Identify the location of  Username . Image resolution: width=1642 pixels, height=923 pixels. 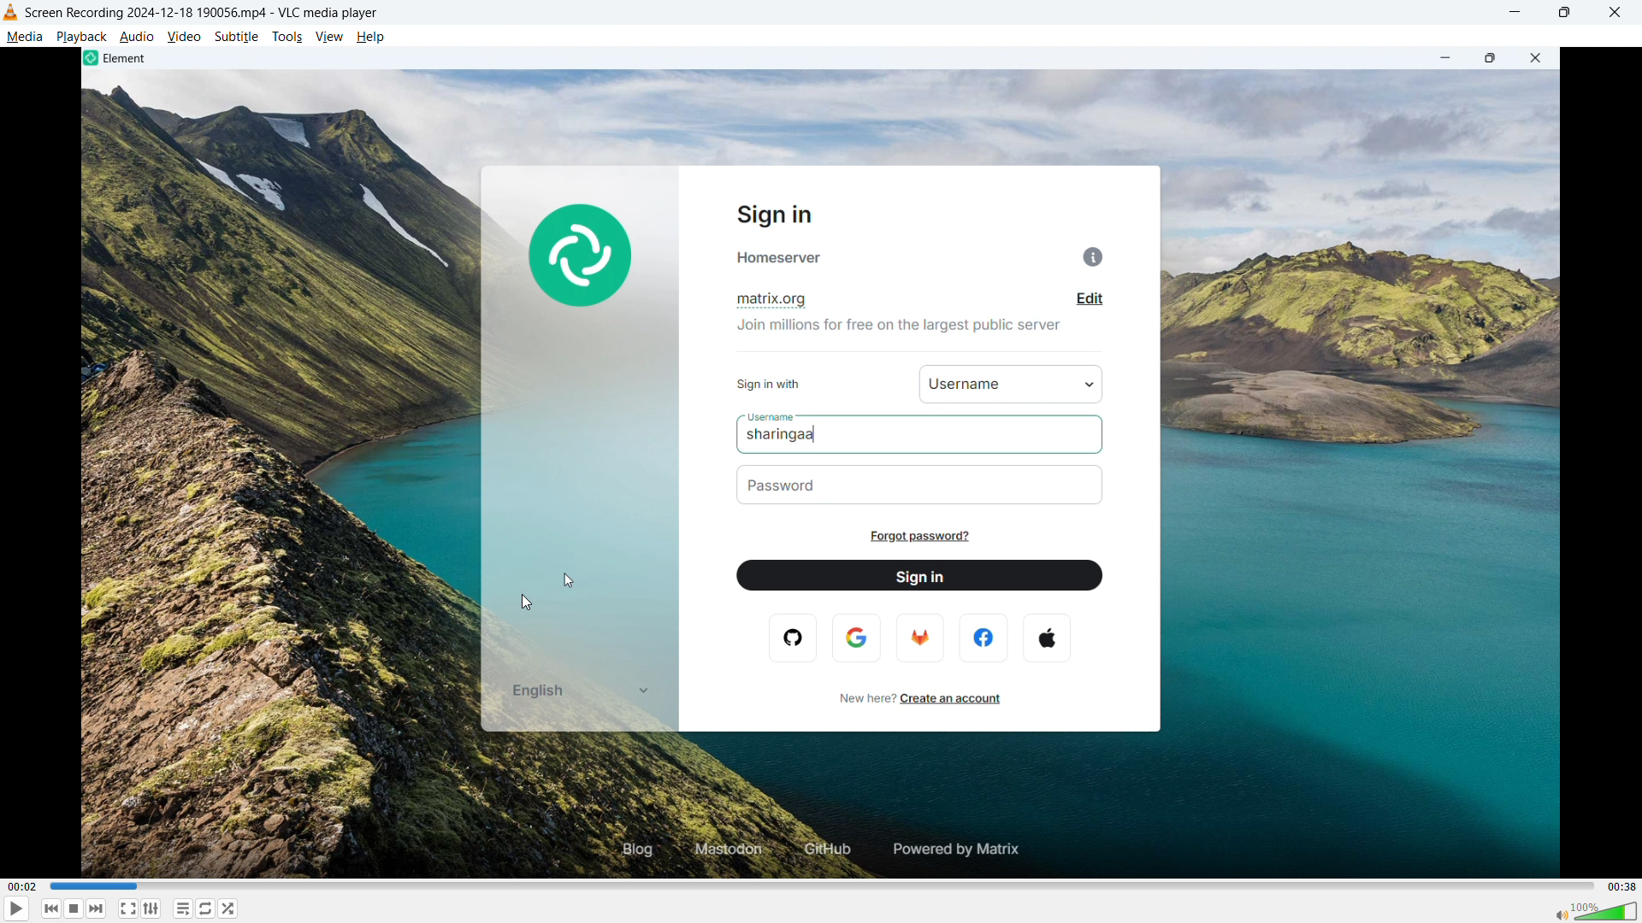
(770, 417).